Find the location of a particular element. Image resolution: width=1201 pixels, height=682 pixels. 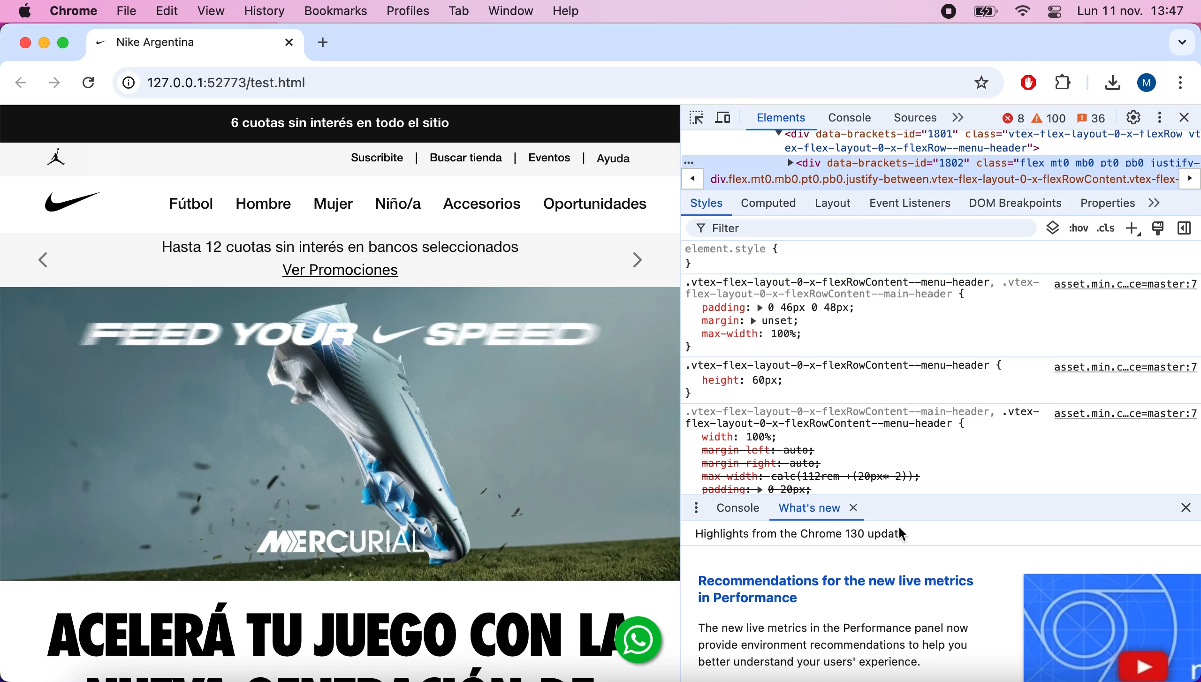

console is located at coordinates (843, 119).